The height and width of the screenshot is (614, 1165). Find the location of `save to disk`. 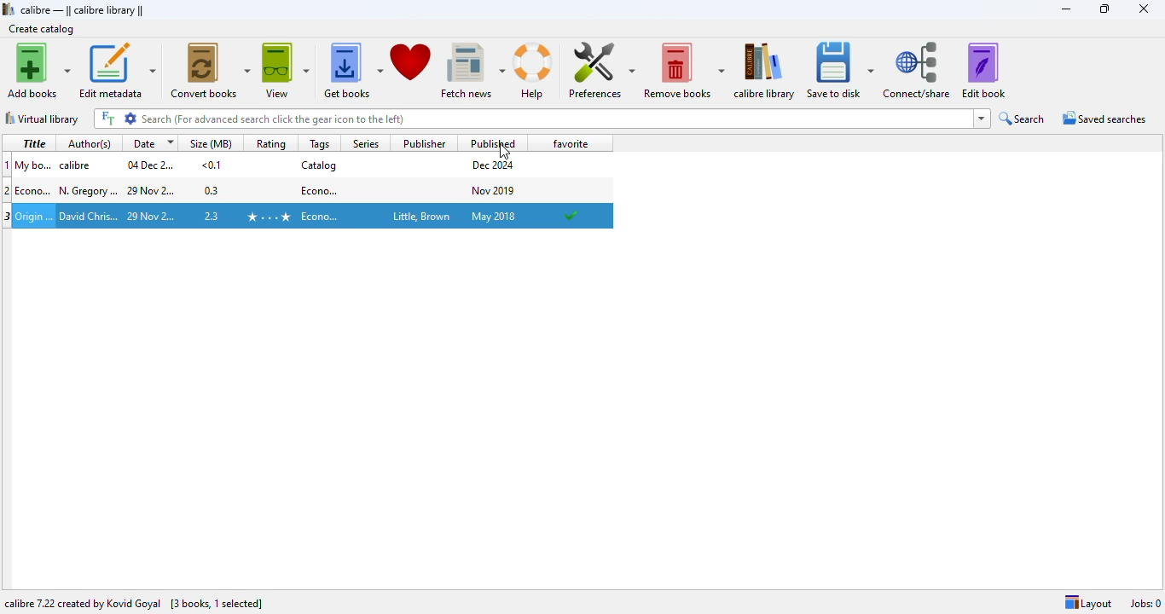

save to disk is located at coordinates (838, 70).